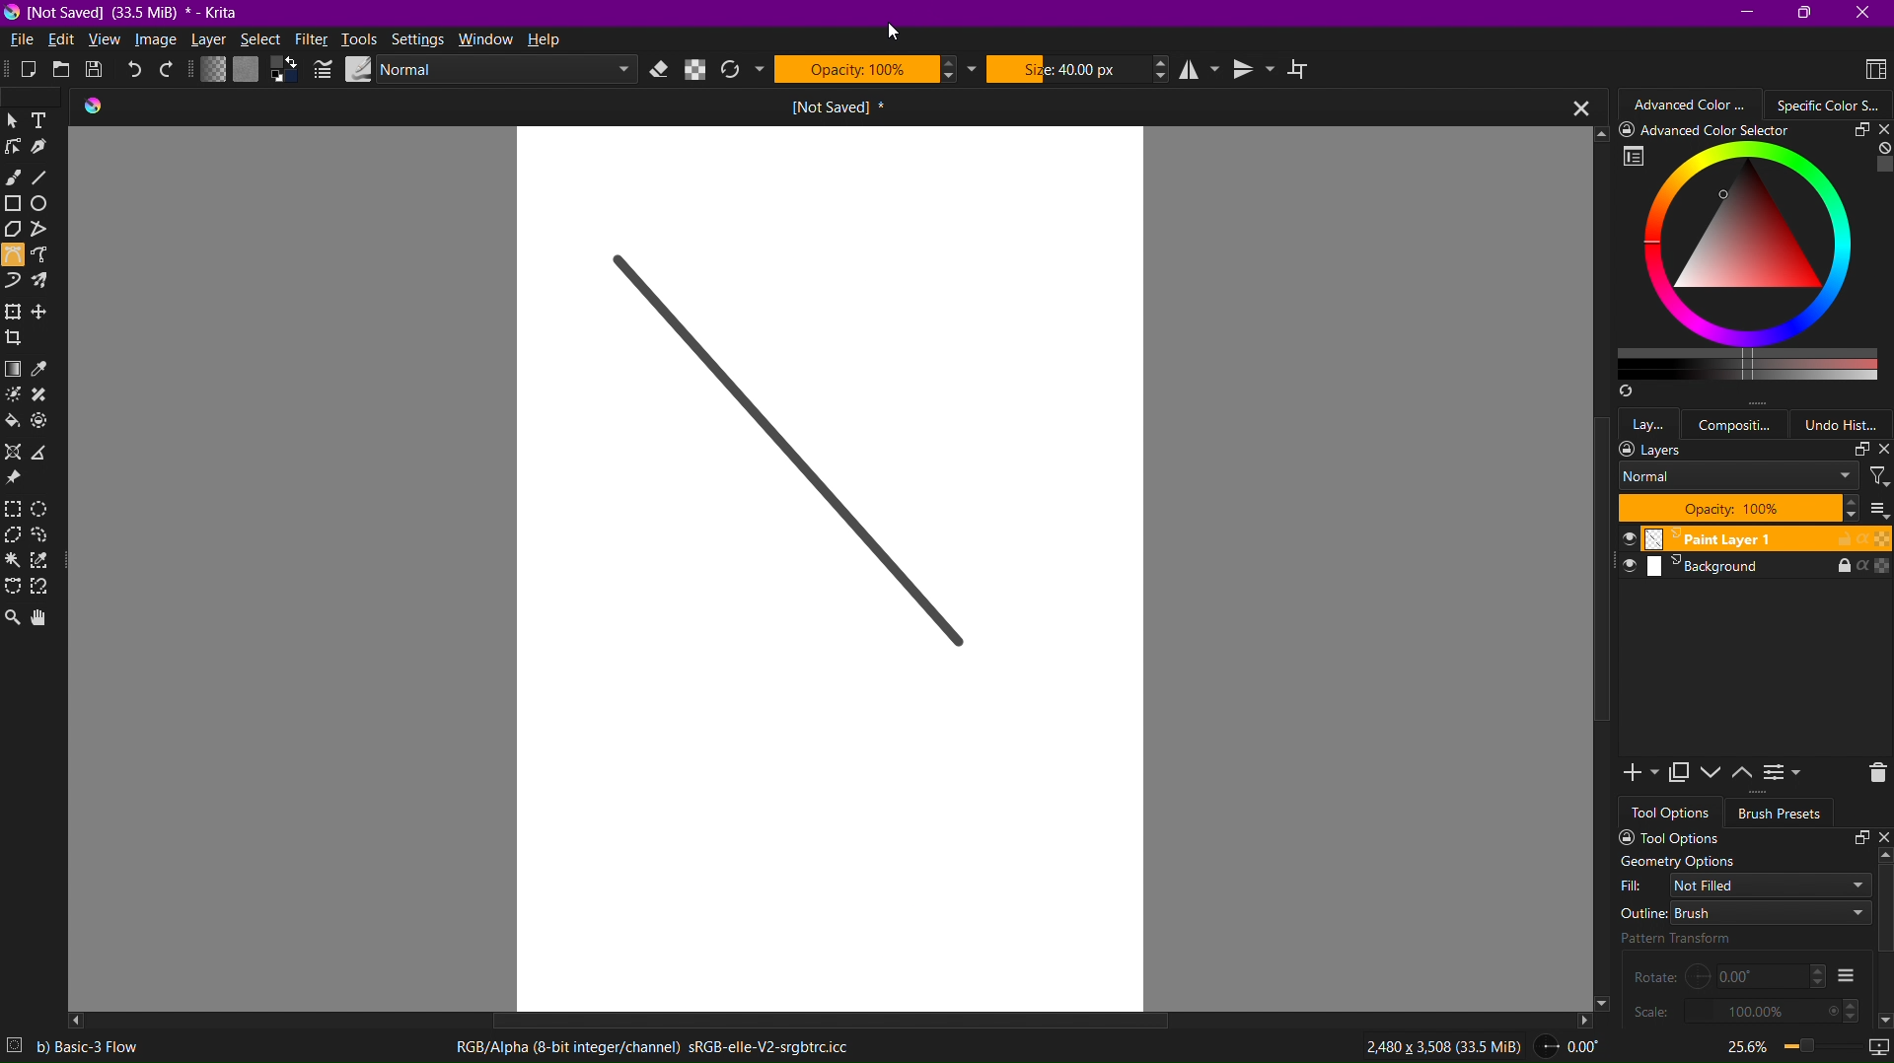  I want to click on Brush Tool, so click(14, 179).